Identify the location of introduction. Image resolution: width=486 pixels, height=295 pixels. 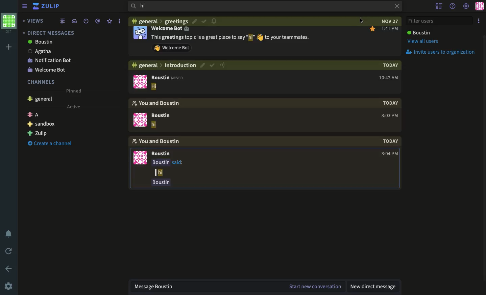
(181, 65).